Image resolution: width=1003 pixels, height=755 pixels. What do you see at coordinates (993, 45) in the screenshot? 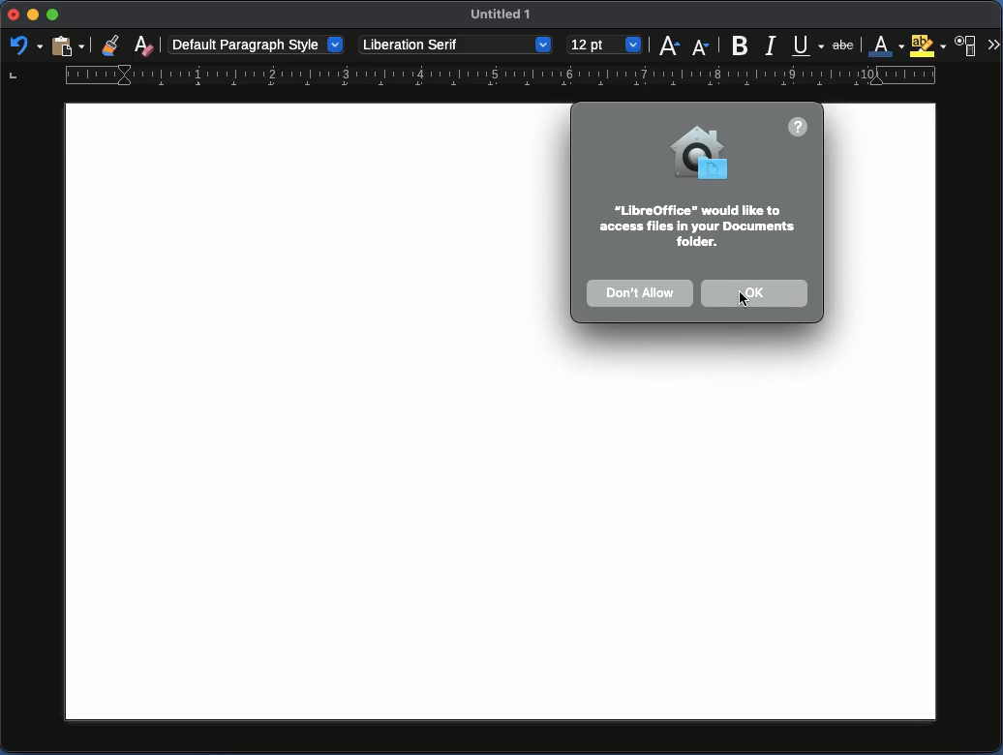
I see `More` at bounding box center [993, 45].